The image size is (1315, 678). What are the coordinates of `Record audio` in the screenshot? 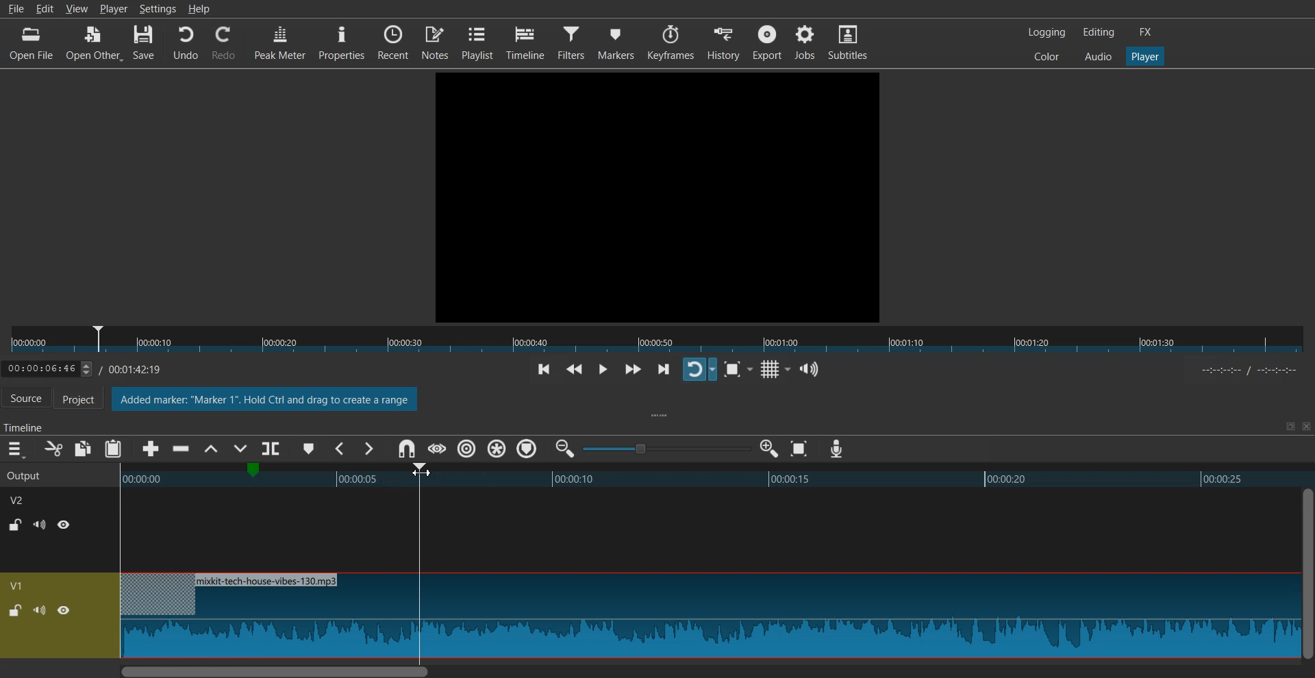 It's located at (836, 449).